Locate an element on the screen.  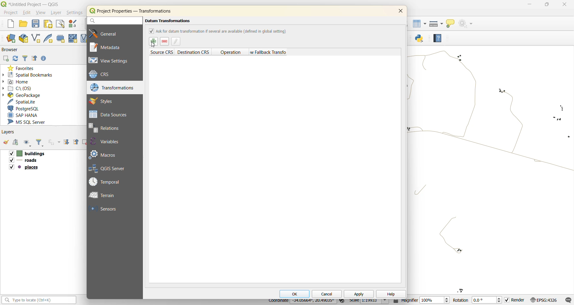
postgresql is located at coordinates (25, 109).